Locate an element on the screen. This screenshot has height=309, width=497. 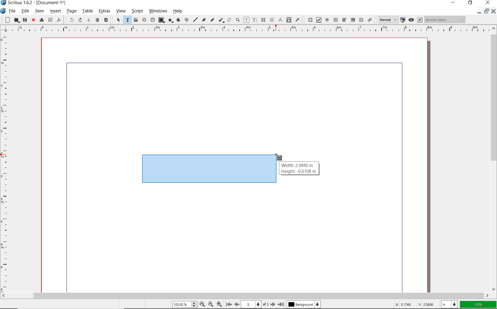
copy is located at coordinates (97, 20).